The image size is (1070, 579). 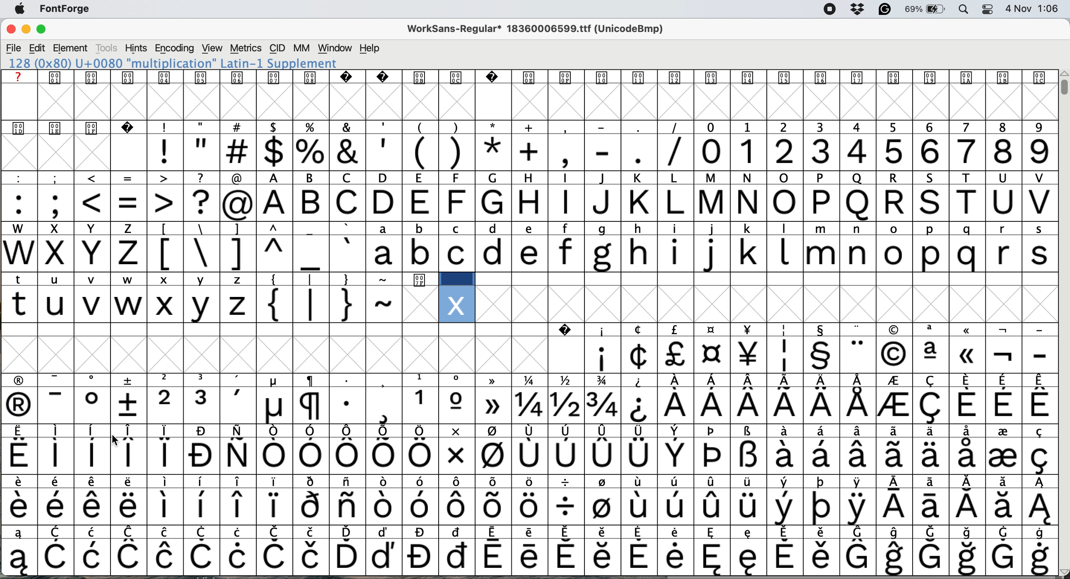 I want to click on WorkSans-Regular 18360006599.ttf (UnicodeBmp), so click(x=539, y=31).